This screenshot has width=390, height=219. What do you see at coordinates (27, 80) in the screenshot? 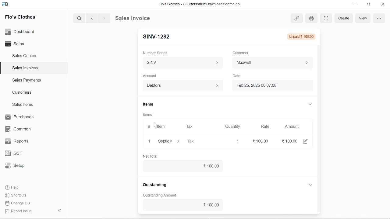
I see `Sales Payments` at bounding box center [27, 80].